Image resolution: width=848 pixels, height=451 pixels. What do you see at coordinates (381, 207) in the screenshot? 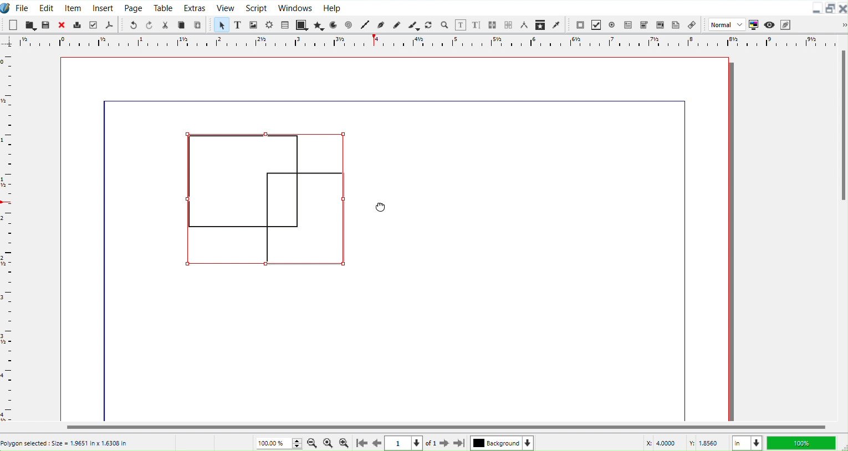
I see `Cursor` at bounding box center [381, 207].